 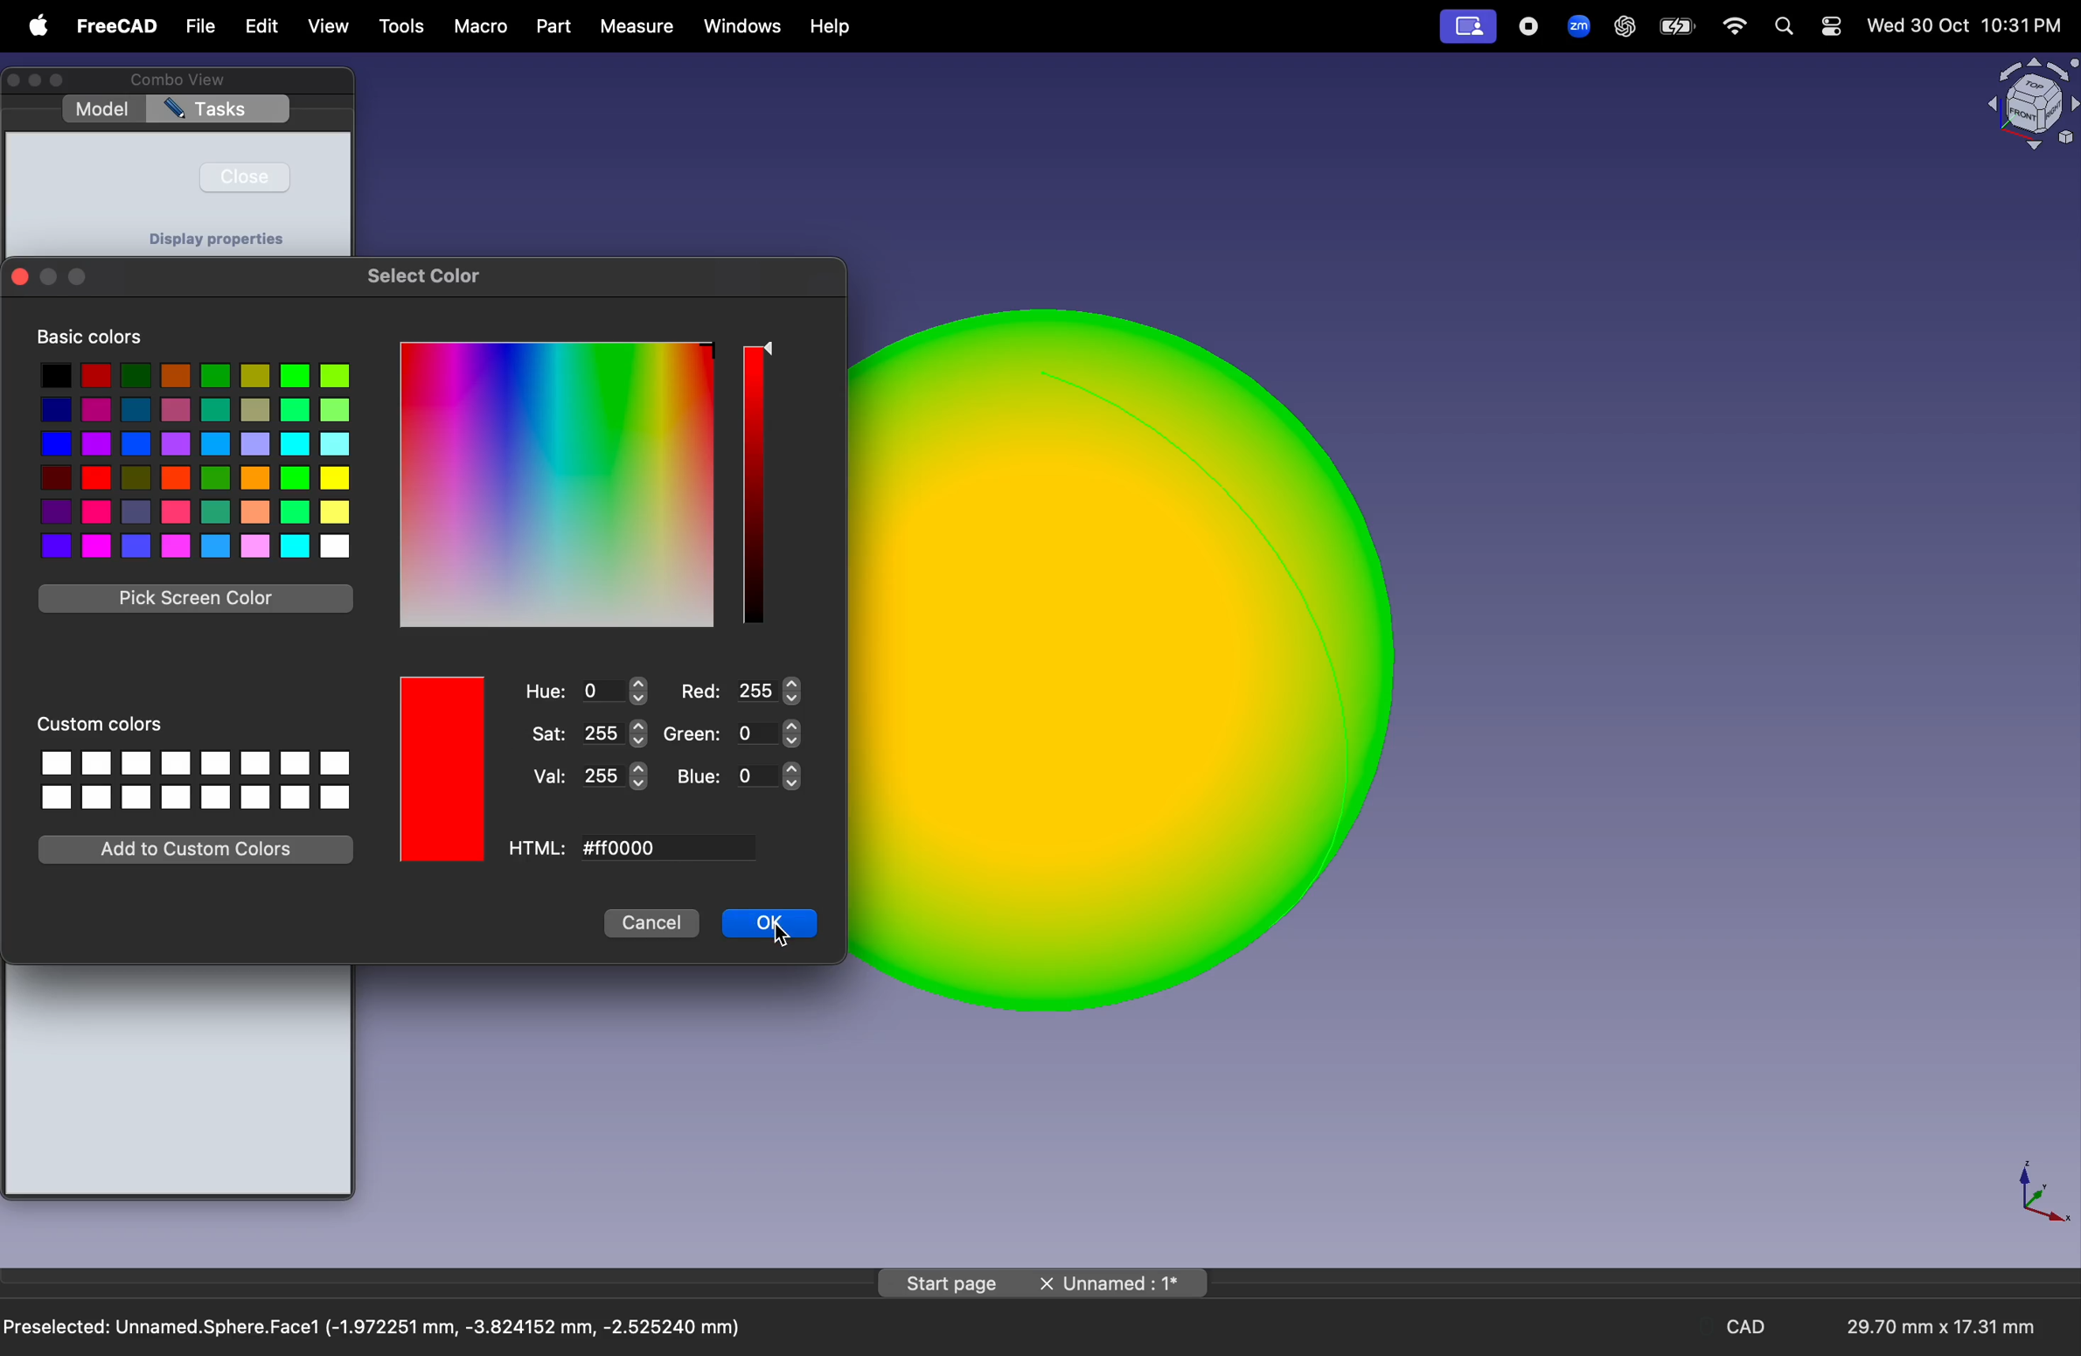 What do you see at coordinates (743, 26) in the screenshot?
I see `windows` at bounding box center [743, 26].